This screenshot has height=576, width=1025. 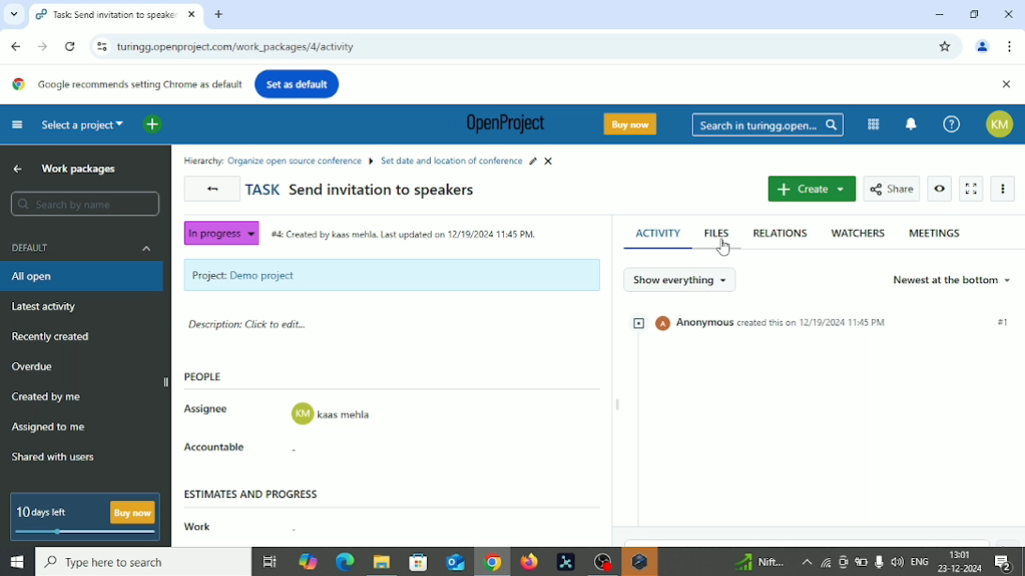 What do you see at coordinates (391, 275) in the screenshot?
I see `Project` at bounding box center [391, 275].